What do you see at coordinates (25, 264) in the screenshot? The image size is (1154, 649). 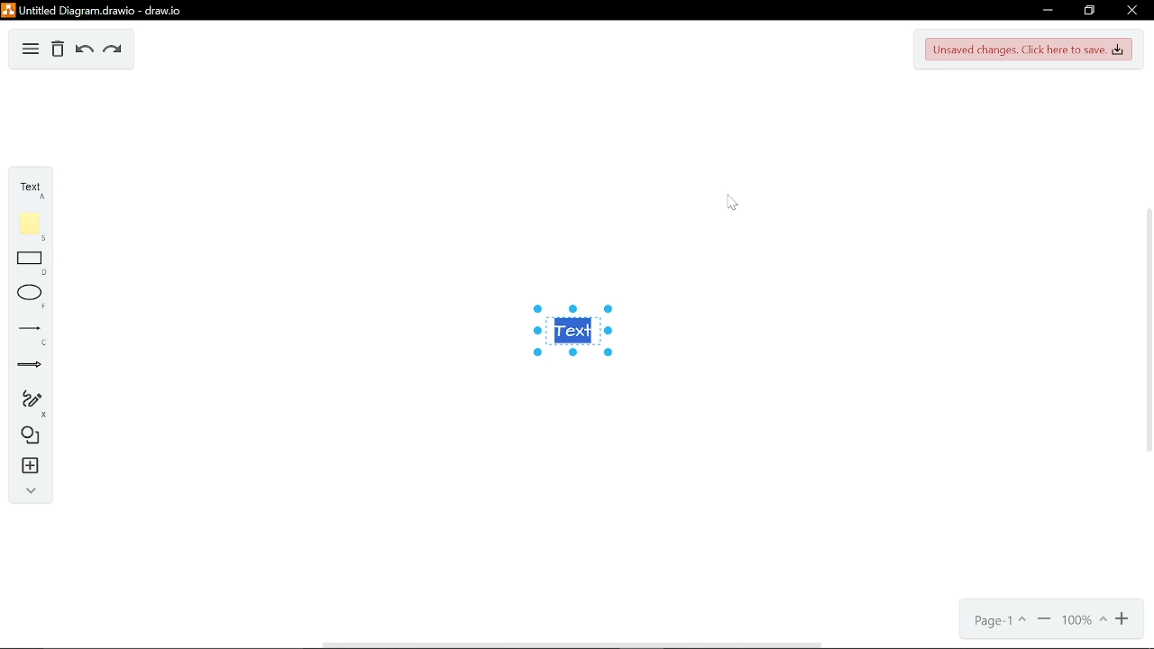 I see `Rectangle` at bounding box center [25, 264].